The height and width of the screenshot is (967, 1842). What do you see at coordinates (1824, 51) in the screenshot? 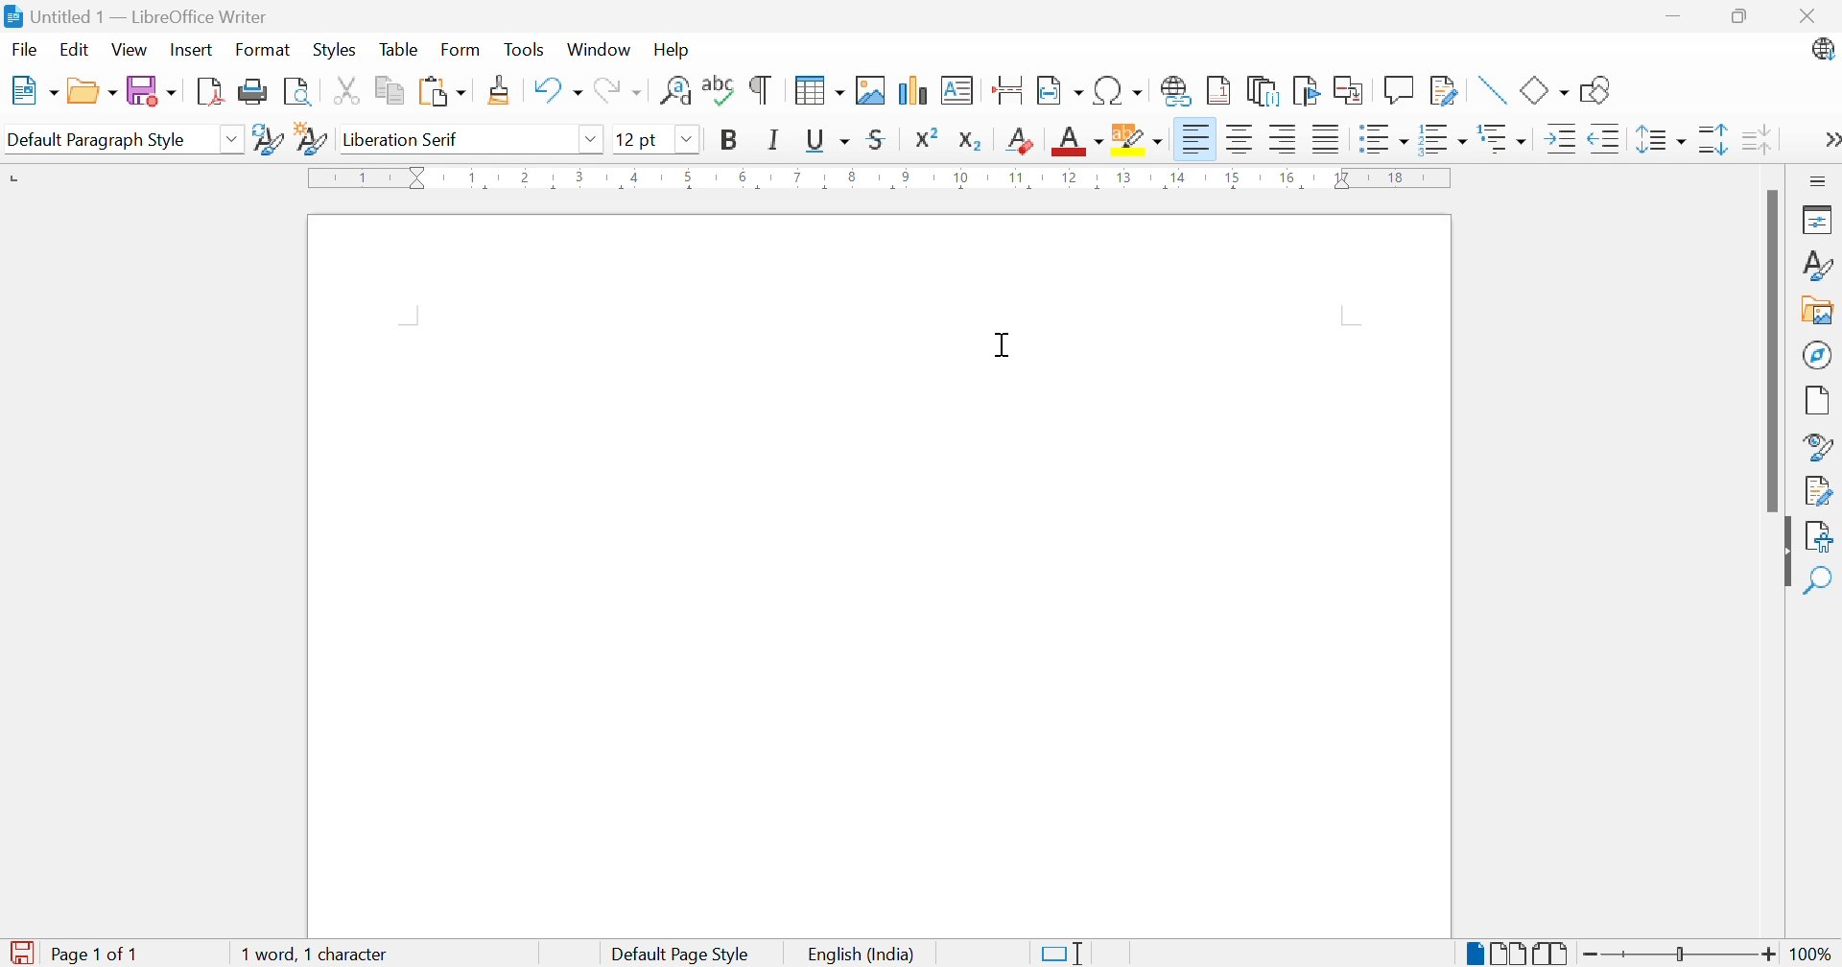
I see `LibreOffice Update Available` at bounding box center [1824, 51].